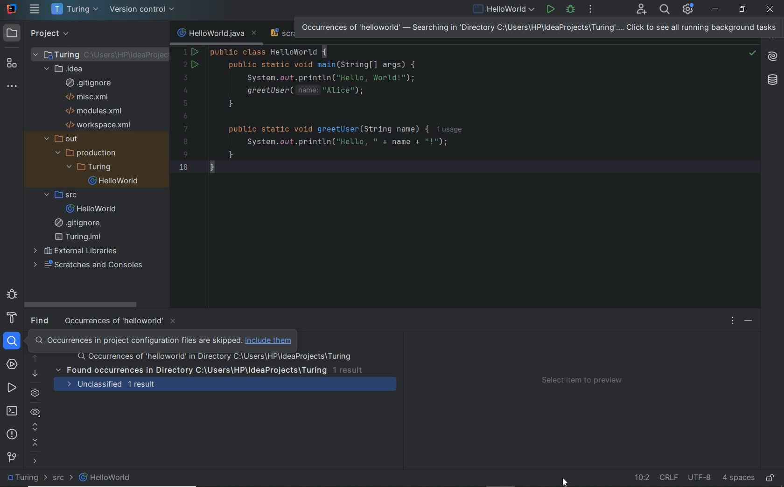  What do you see at coordinates (12, 411) in the screenshot?
I see `terminal` at bounding box center [12, 411].